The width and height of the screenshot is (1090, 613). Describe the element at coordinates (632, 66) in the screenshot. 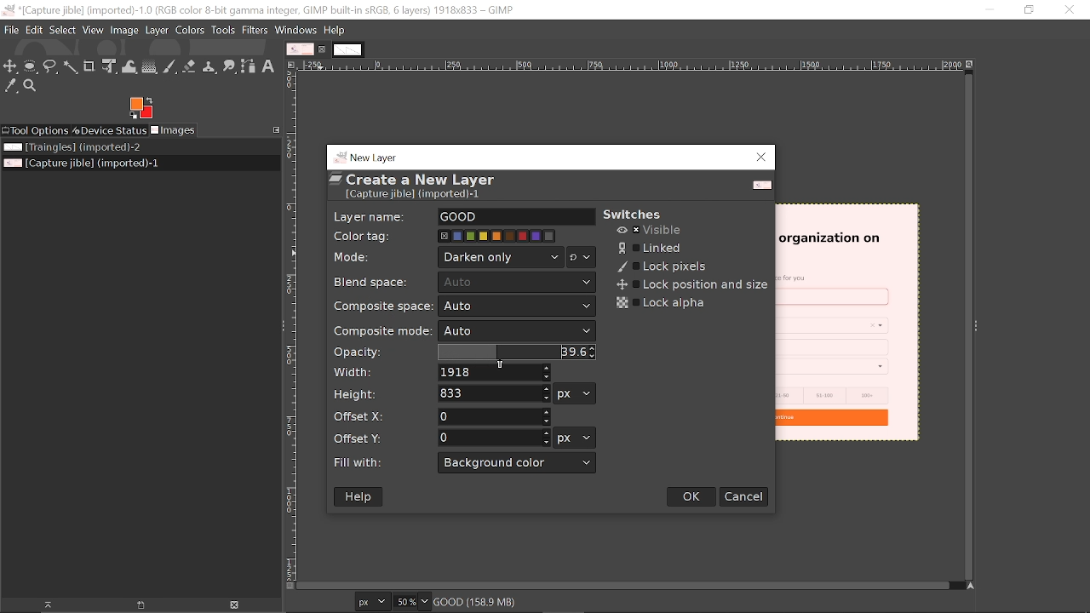

I see `Horizontal label` at that location.